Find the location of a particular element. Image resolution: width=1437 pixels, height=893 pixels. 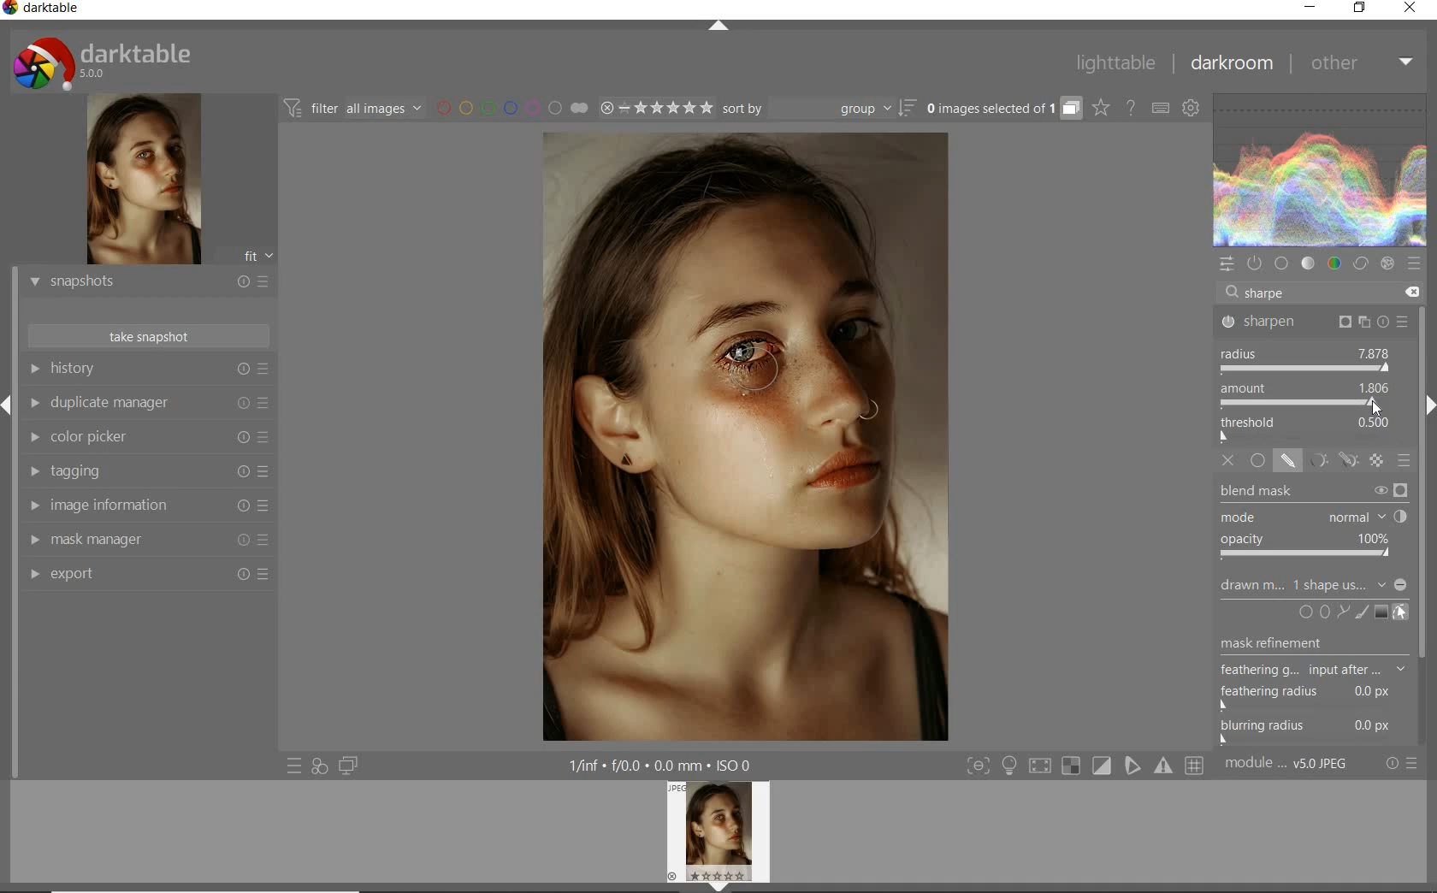

UNIFORMLY is located at coordinates (1259, 465).